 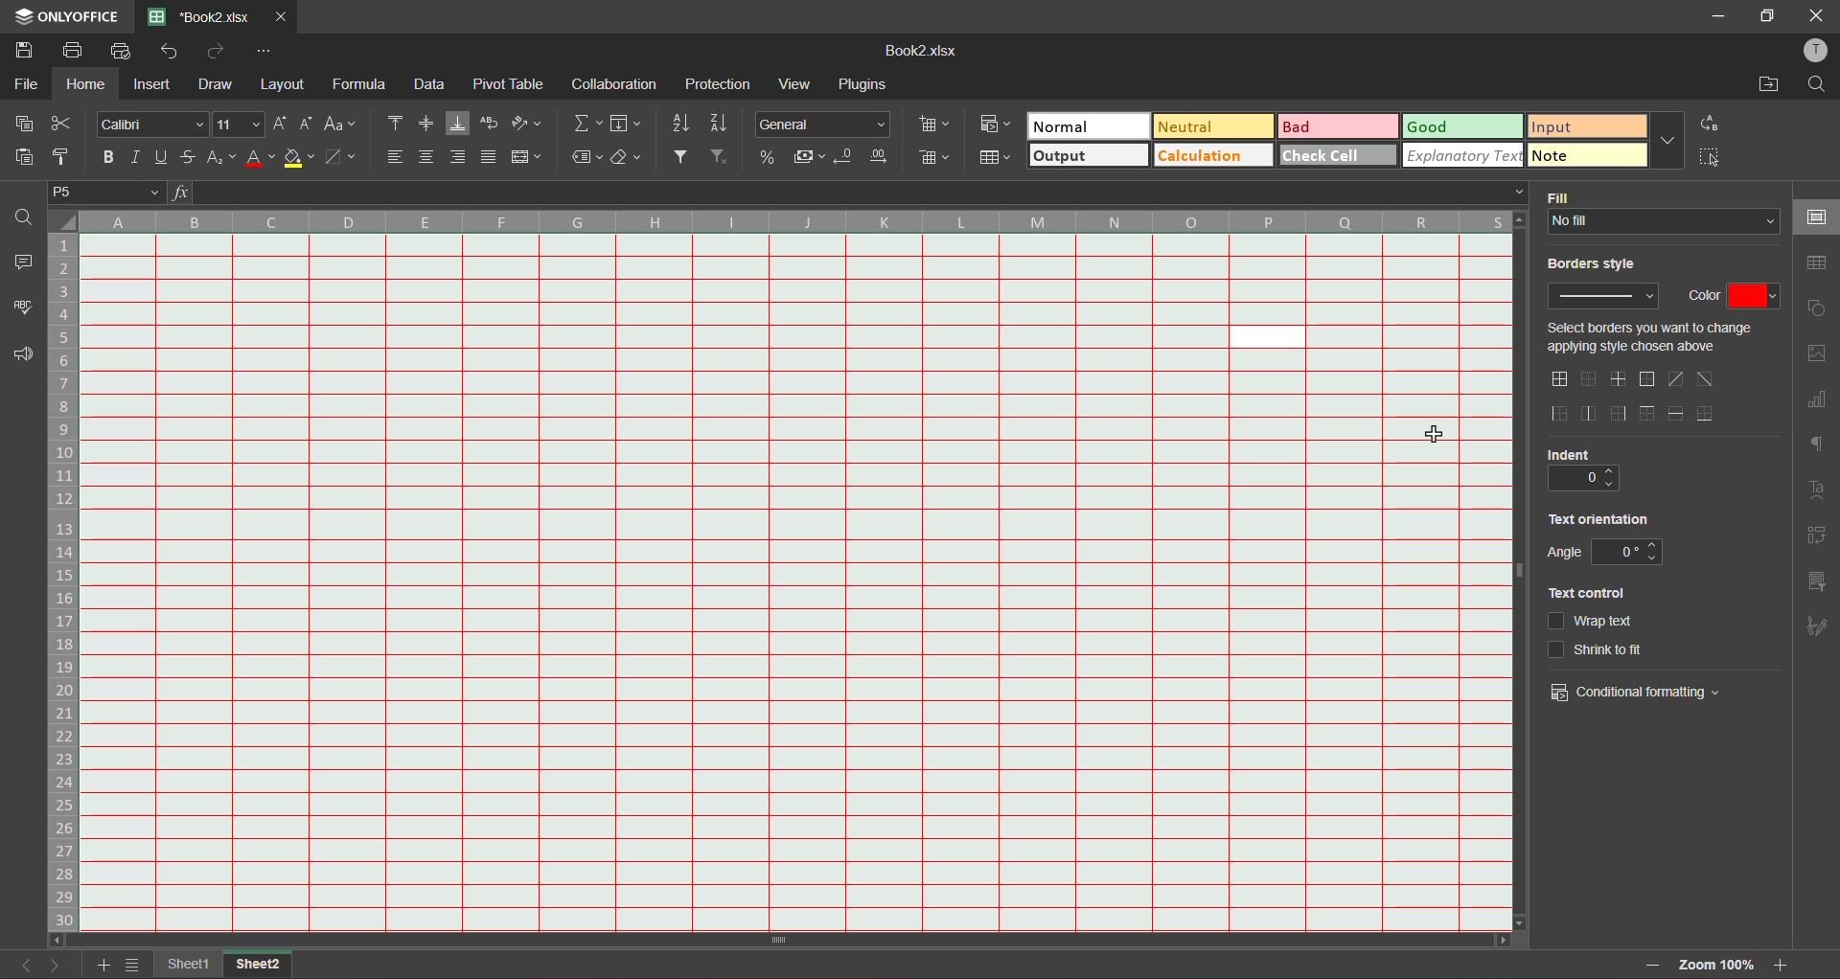 I want to click on previous, so click(x=19, y=963).